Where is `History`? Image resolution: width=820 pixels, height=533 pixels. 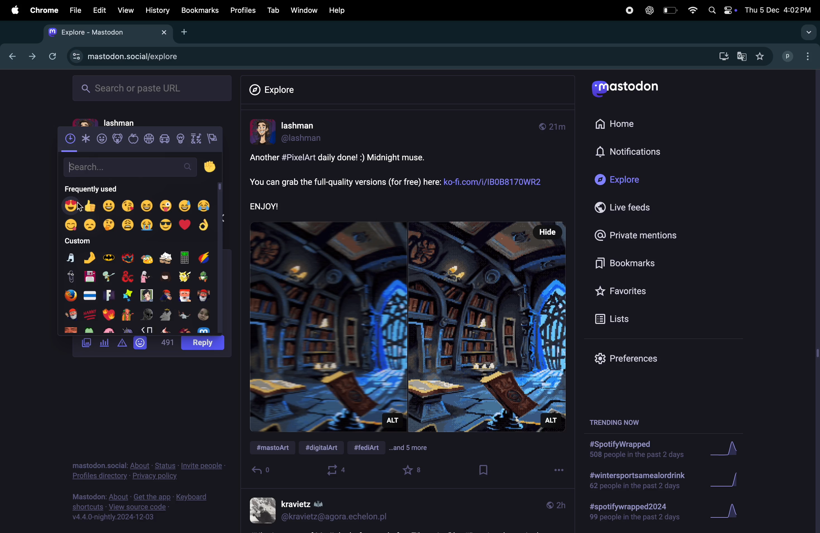
History is located at coordinates (156, 11).